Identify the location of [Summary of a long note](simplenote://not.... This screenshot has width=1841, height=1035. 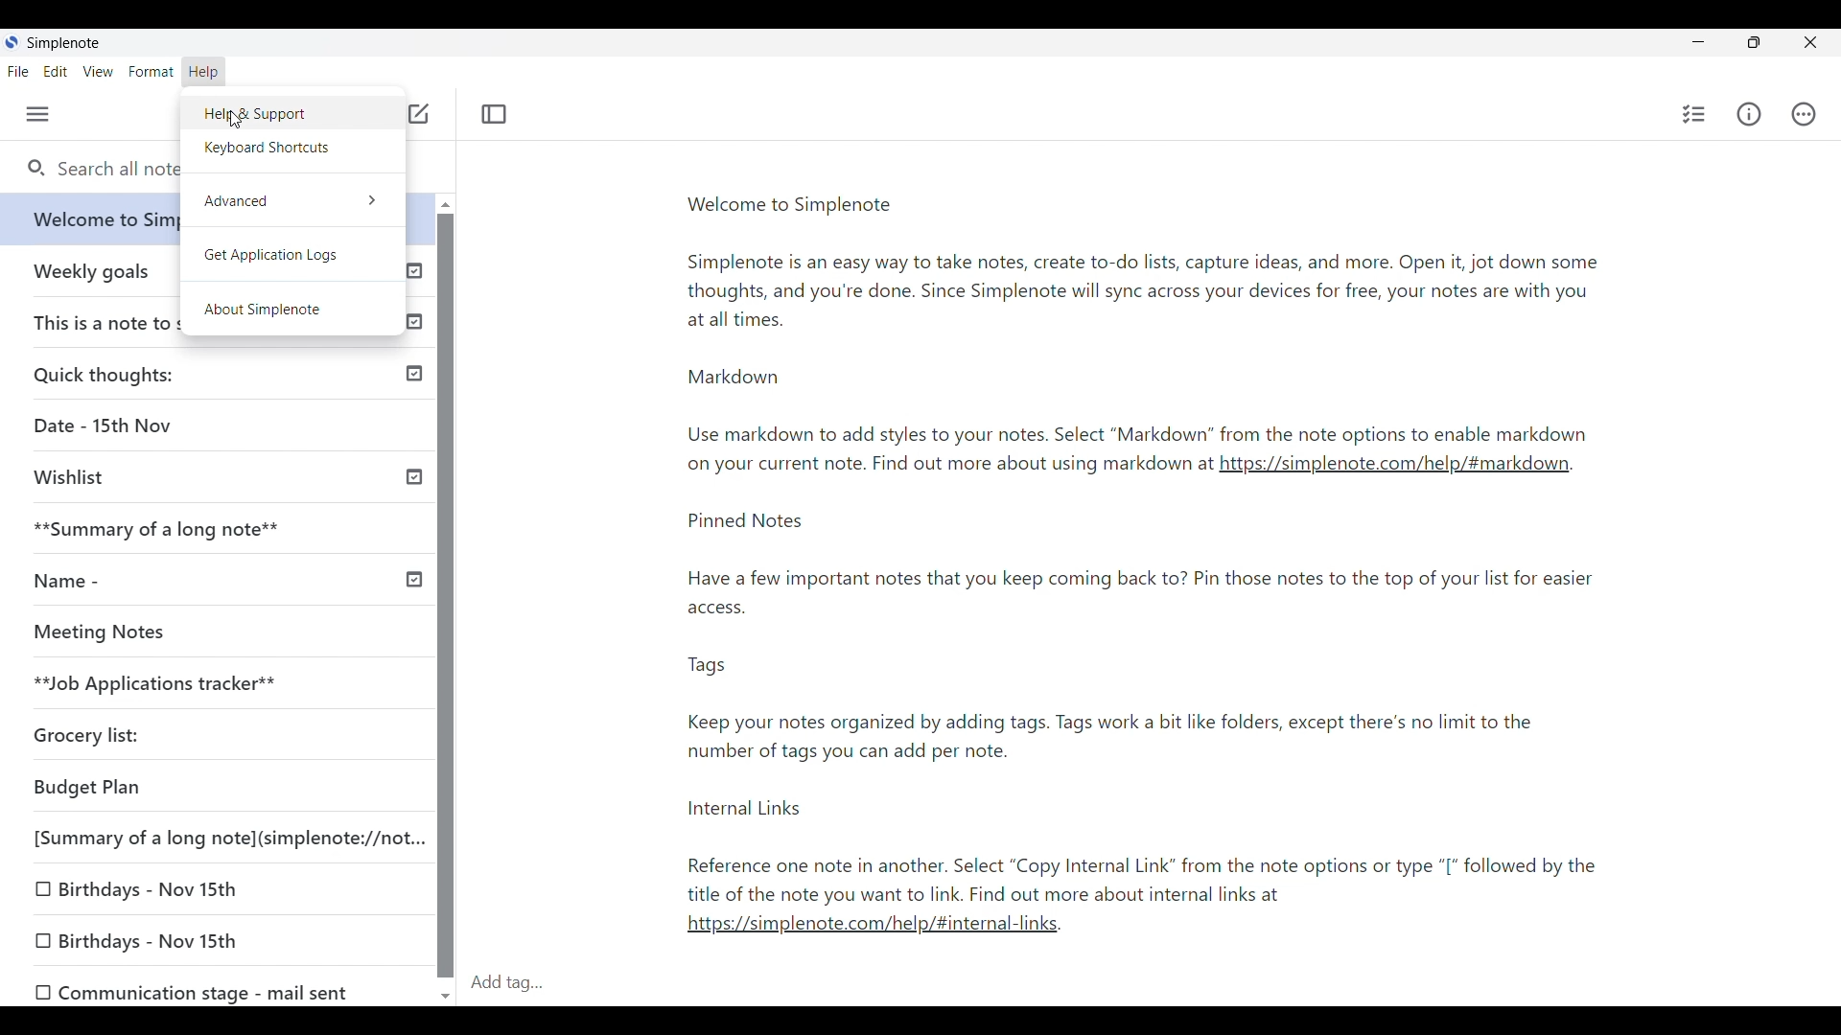
(222, 839).